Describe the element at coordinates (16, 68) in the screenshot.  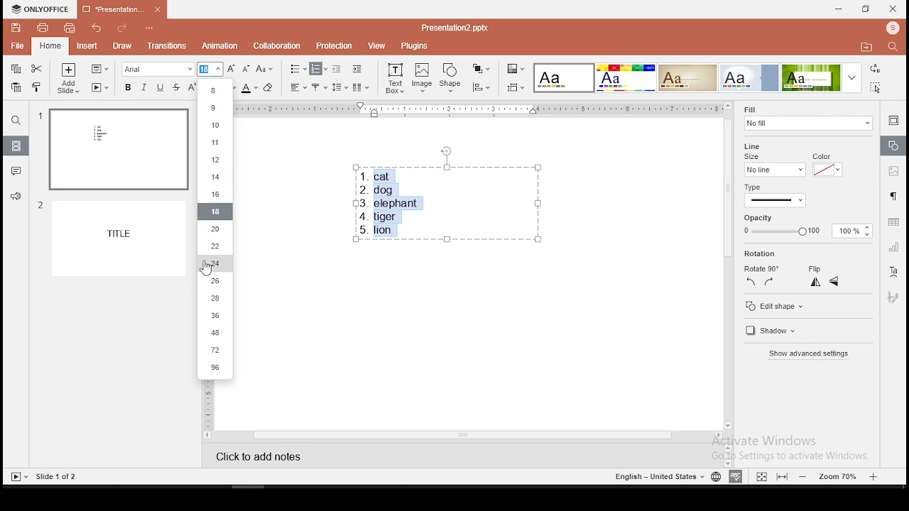
I see `copy` at that location.